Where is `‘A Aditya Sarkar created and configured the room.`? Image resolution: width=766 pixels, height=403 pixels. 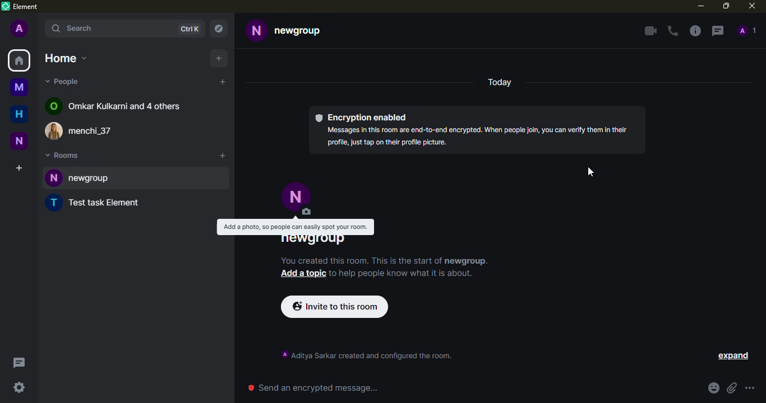 ‘A Aditya Sarkar created and configured the room. is located at coordinates (366, 355).